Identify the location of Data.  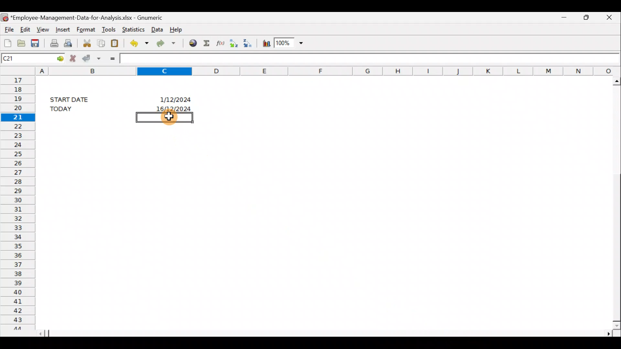
(157, 30).